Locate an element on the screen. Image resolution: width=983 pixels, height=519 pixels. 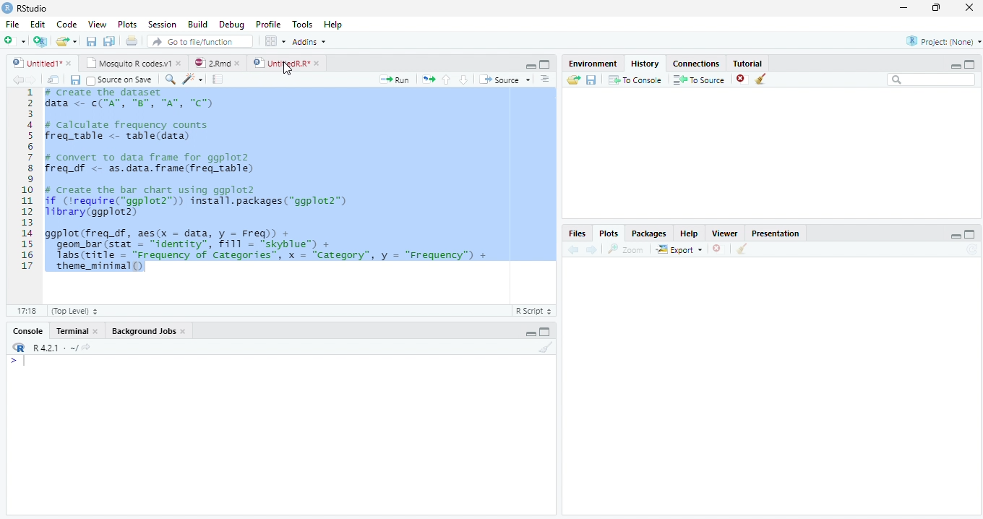
Help is located at coordinates (334, 24).